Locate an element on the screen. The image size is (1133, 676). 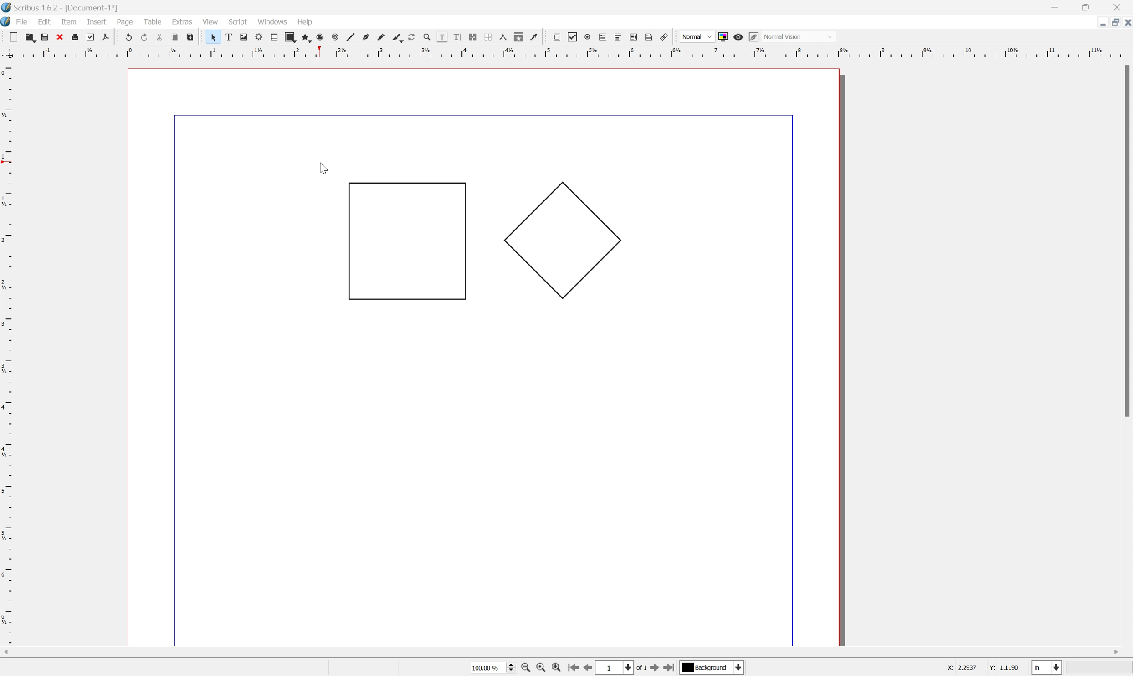
save as pdf is located at coordinates (108, 36).